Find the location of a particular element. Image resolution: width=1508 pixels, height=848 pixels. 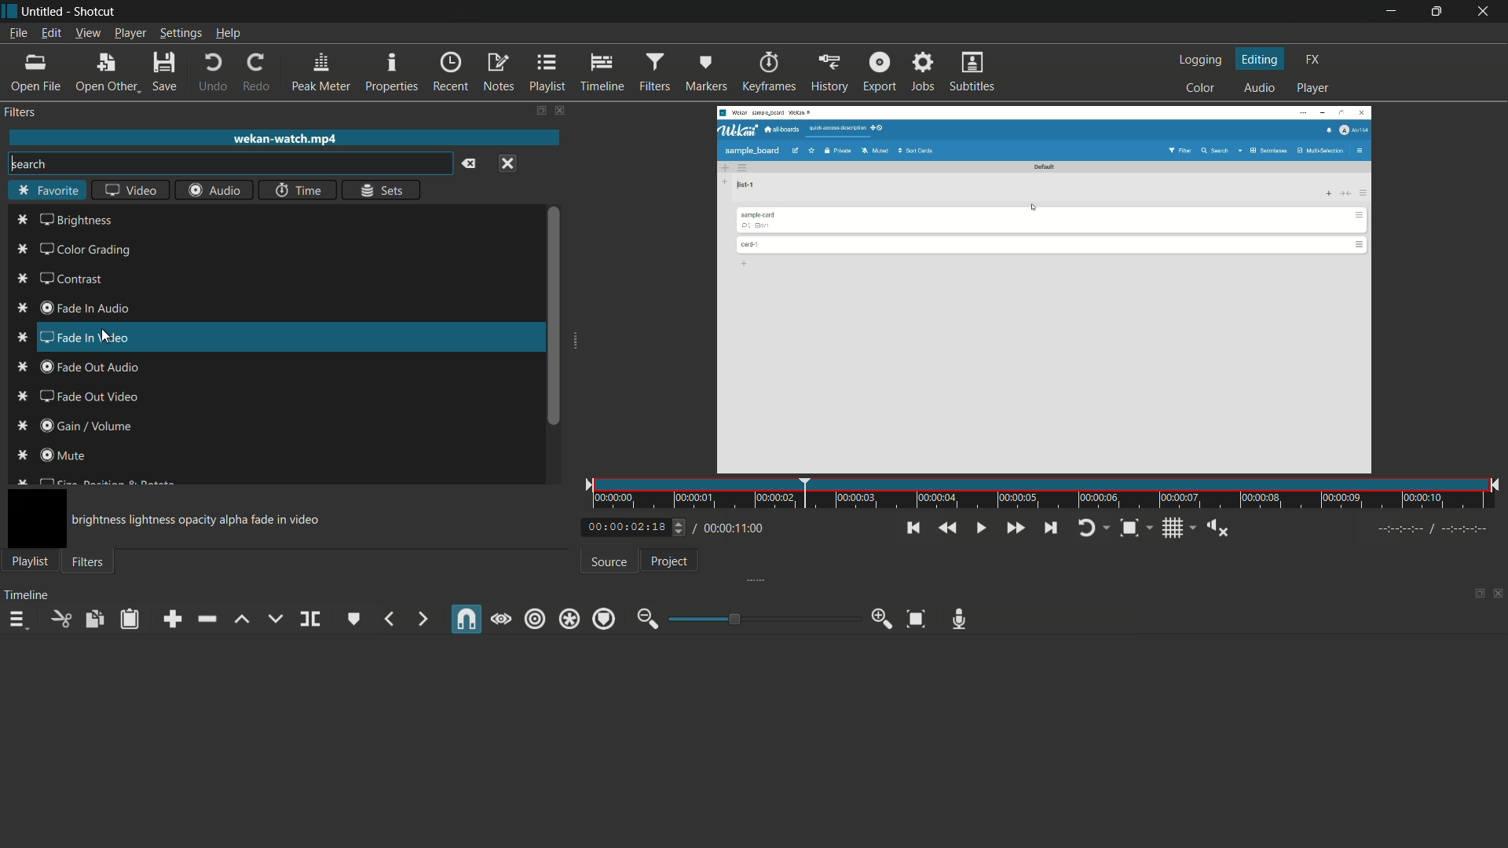

timeline is located at coordinates (602, 73).